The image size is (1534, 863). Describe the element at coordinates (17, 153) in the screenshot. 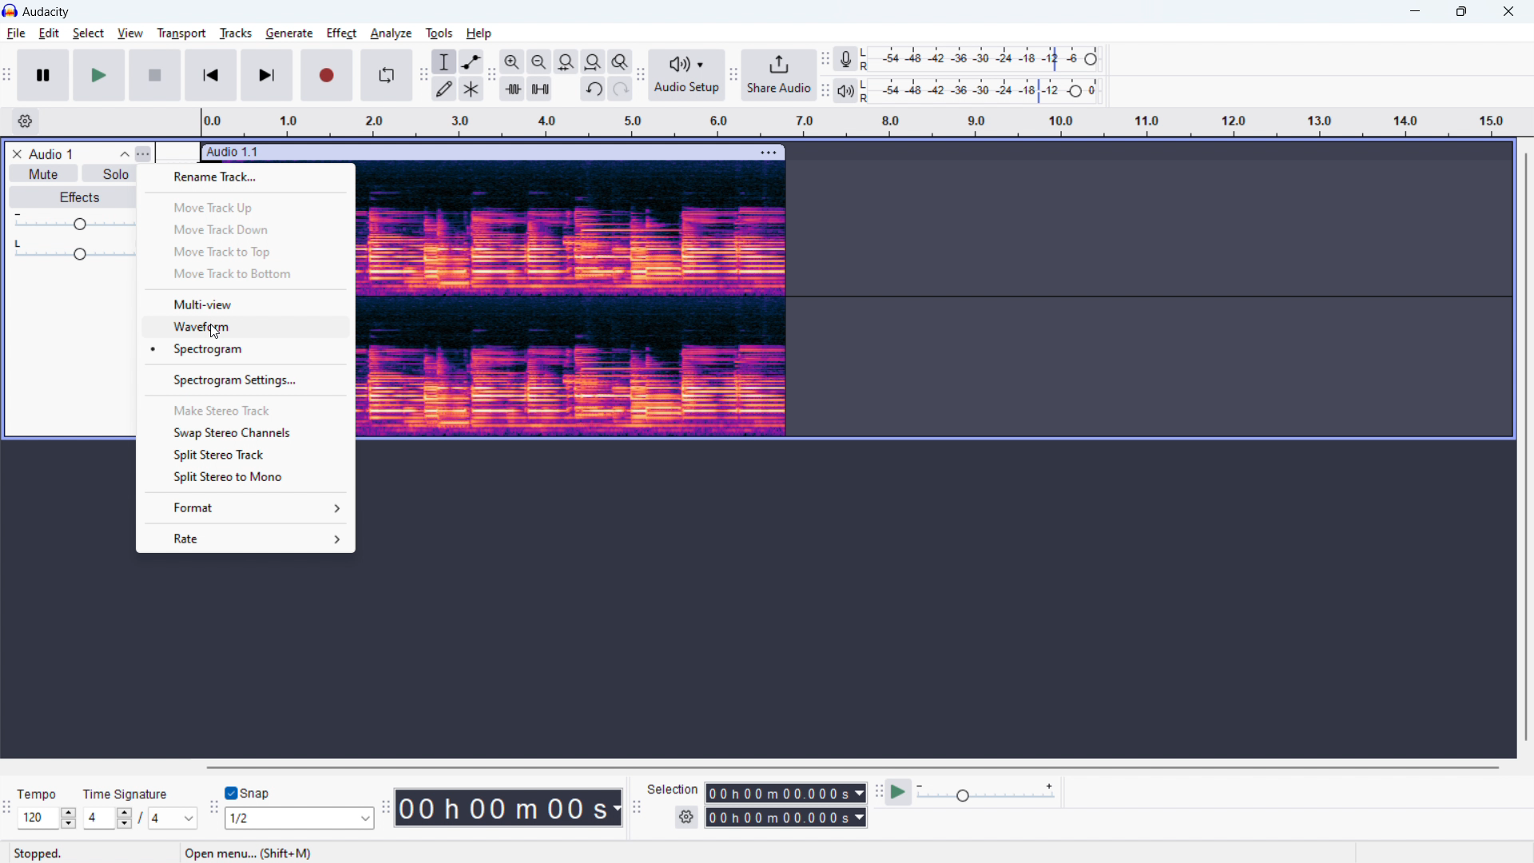

I see `remove track` at that location.